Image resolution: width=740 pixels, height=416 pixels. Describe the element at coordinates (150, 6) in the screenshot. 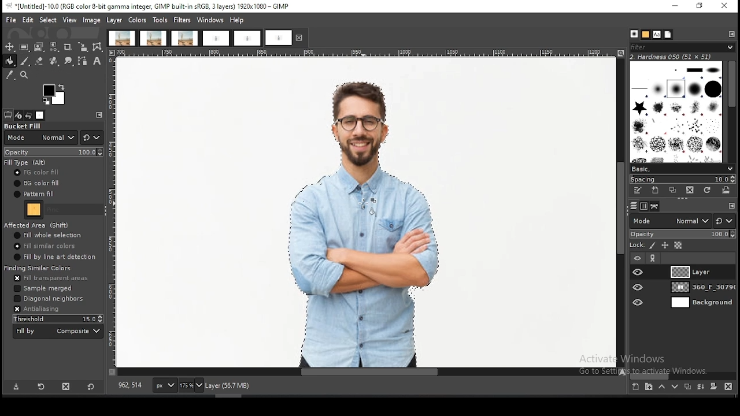

I see `*[Untitled]-10.0 (RGB color 8-bit gamma integer, GIMP built-in sRGB, 2 layers) 1920x1080 — GIMP` at that location.